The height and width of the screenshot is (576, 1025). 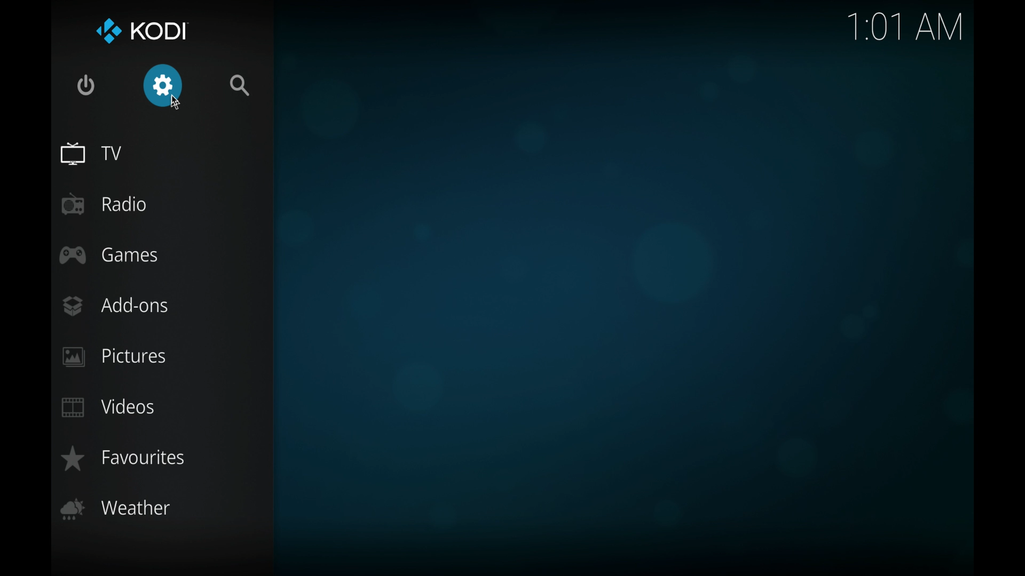 I want to click on tv, so click(x=91, y=154).